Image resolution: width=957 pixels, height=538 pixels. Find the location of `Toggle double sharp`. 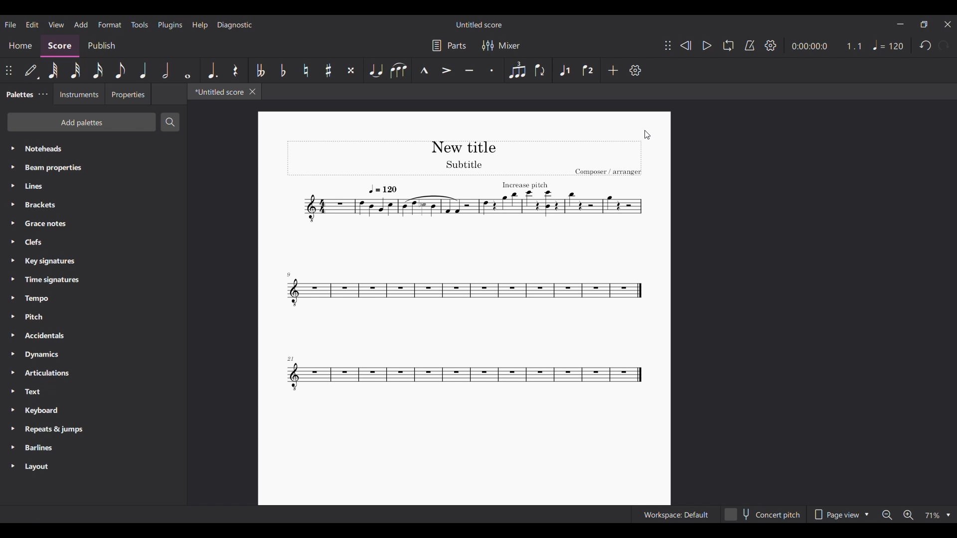

Toggle double sharp is located at coordinates (350, 71).